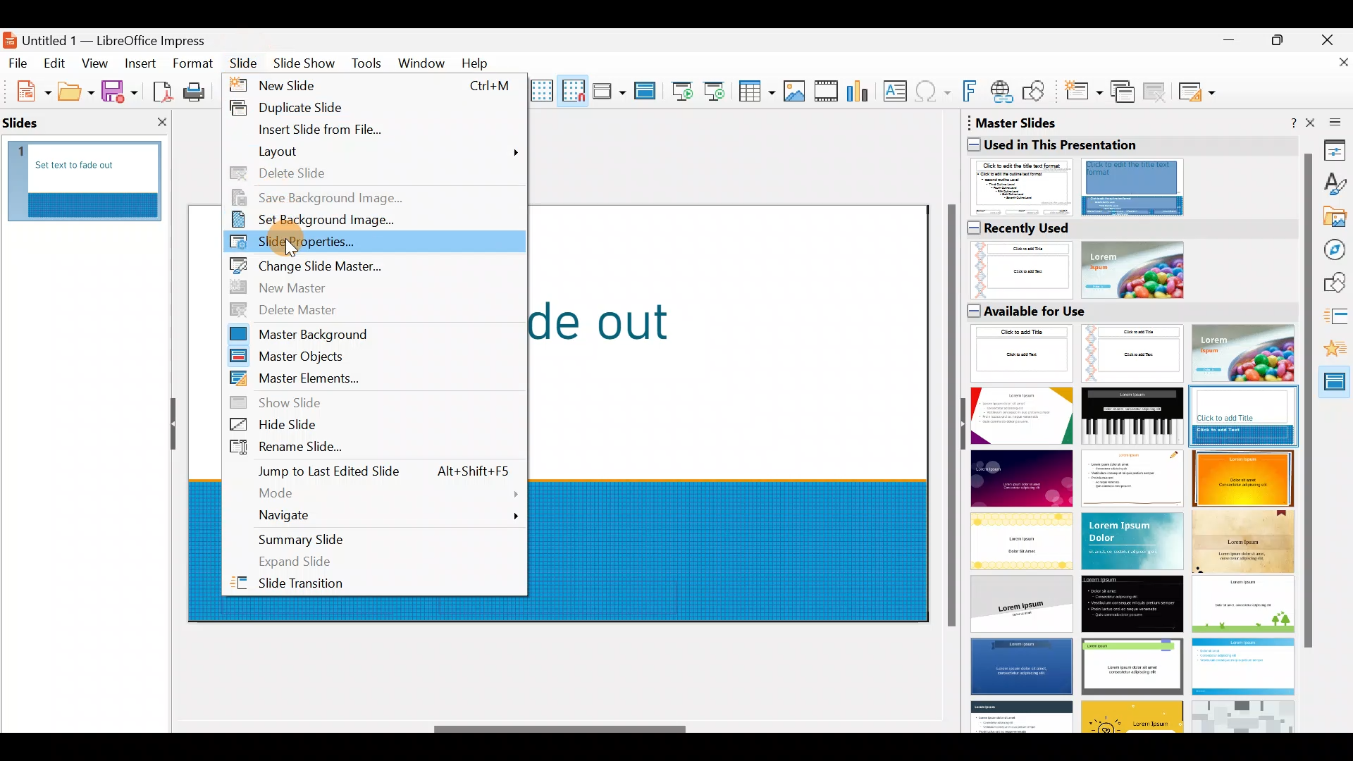  What do you see at coordinates (1336, 319) in the screenshot?
I see `Slide transition` at bounding box center [1336, 319].